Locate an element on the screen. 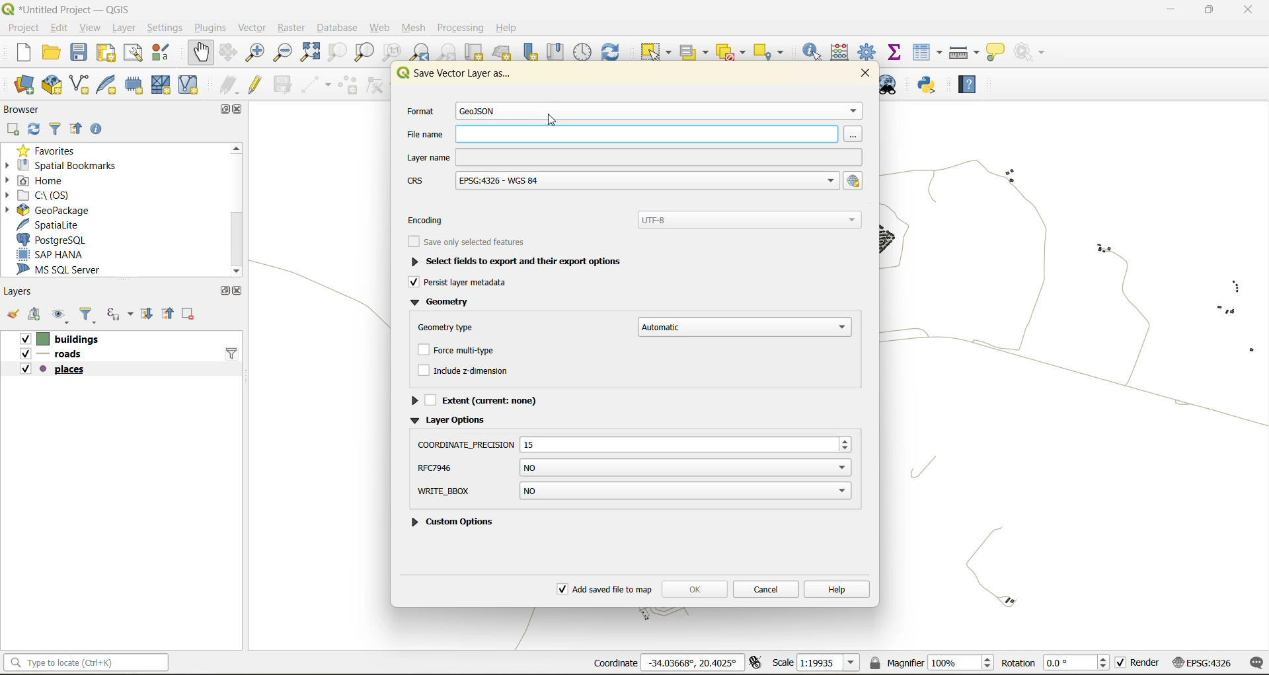 The width and height of the screenshot is (1269, 675). statistical summary is located at coordinates (899, 53).